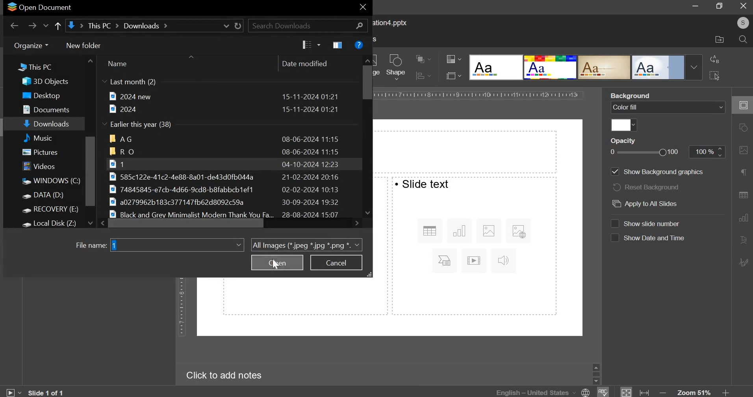 The width and height of the screenshot is (753, 397). Describe the element at coordinates (367, 138) in the screenshot. I see `vertical slider` at that location.